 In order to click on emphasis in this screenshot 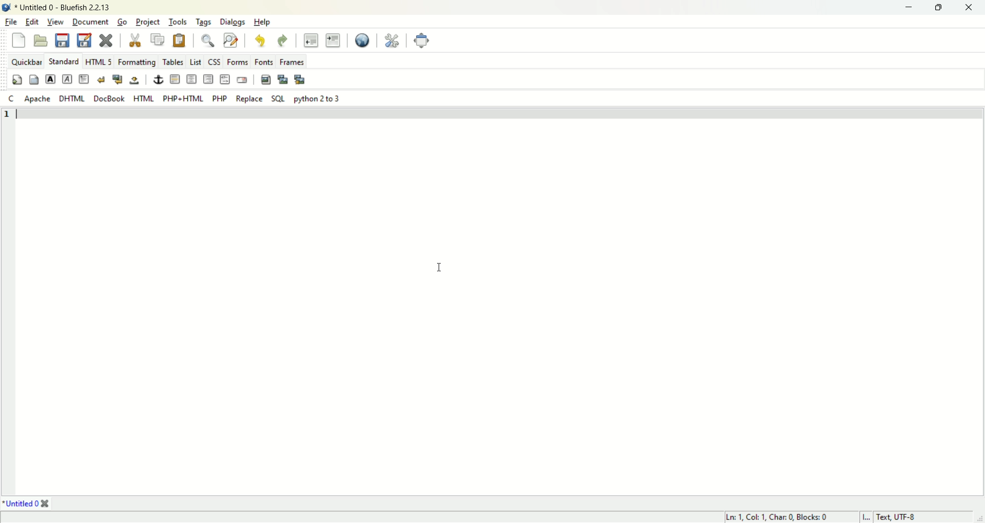, I will do `click(68, 79)`.